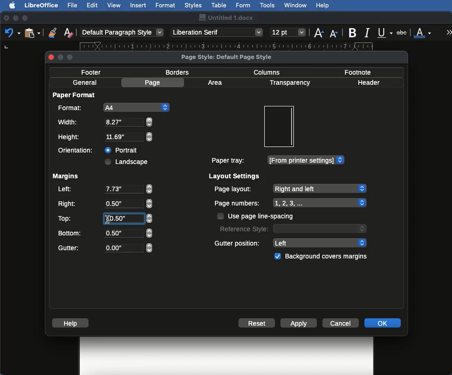  Describe the element at coordinates (178, 72) in the screenshot. I see `Borders` at that location.